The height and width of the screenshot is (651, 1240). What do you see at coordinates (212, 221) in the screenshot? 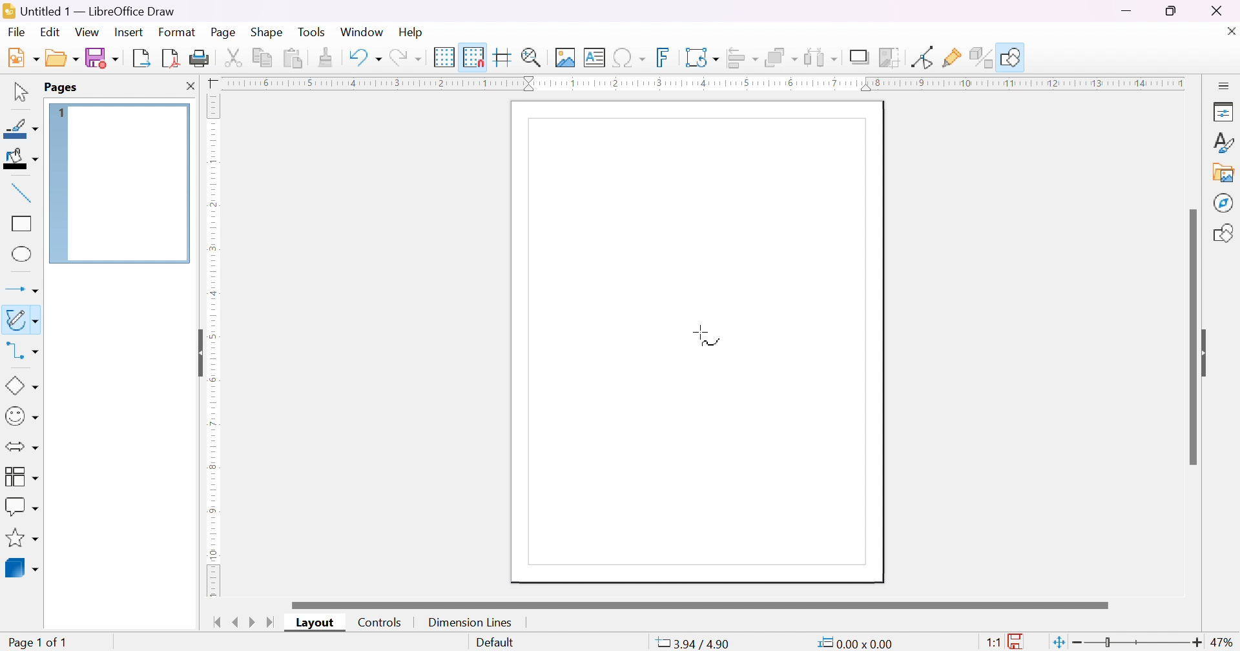
I see `ruler` at bounding box center [212, 221].